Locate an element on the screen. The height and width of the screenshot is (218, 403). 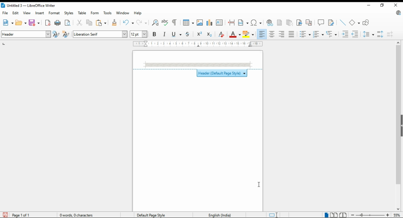
multipage view is located at coordinates (334, 215).